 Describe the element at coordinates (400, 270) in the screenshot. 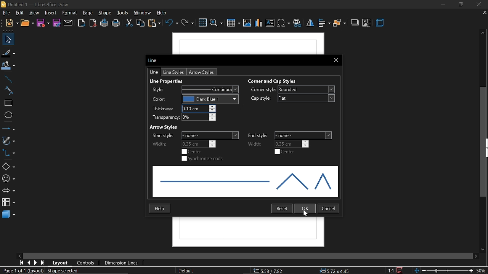

I see `save` at that location.